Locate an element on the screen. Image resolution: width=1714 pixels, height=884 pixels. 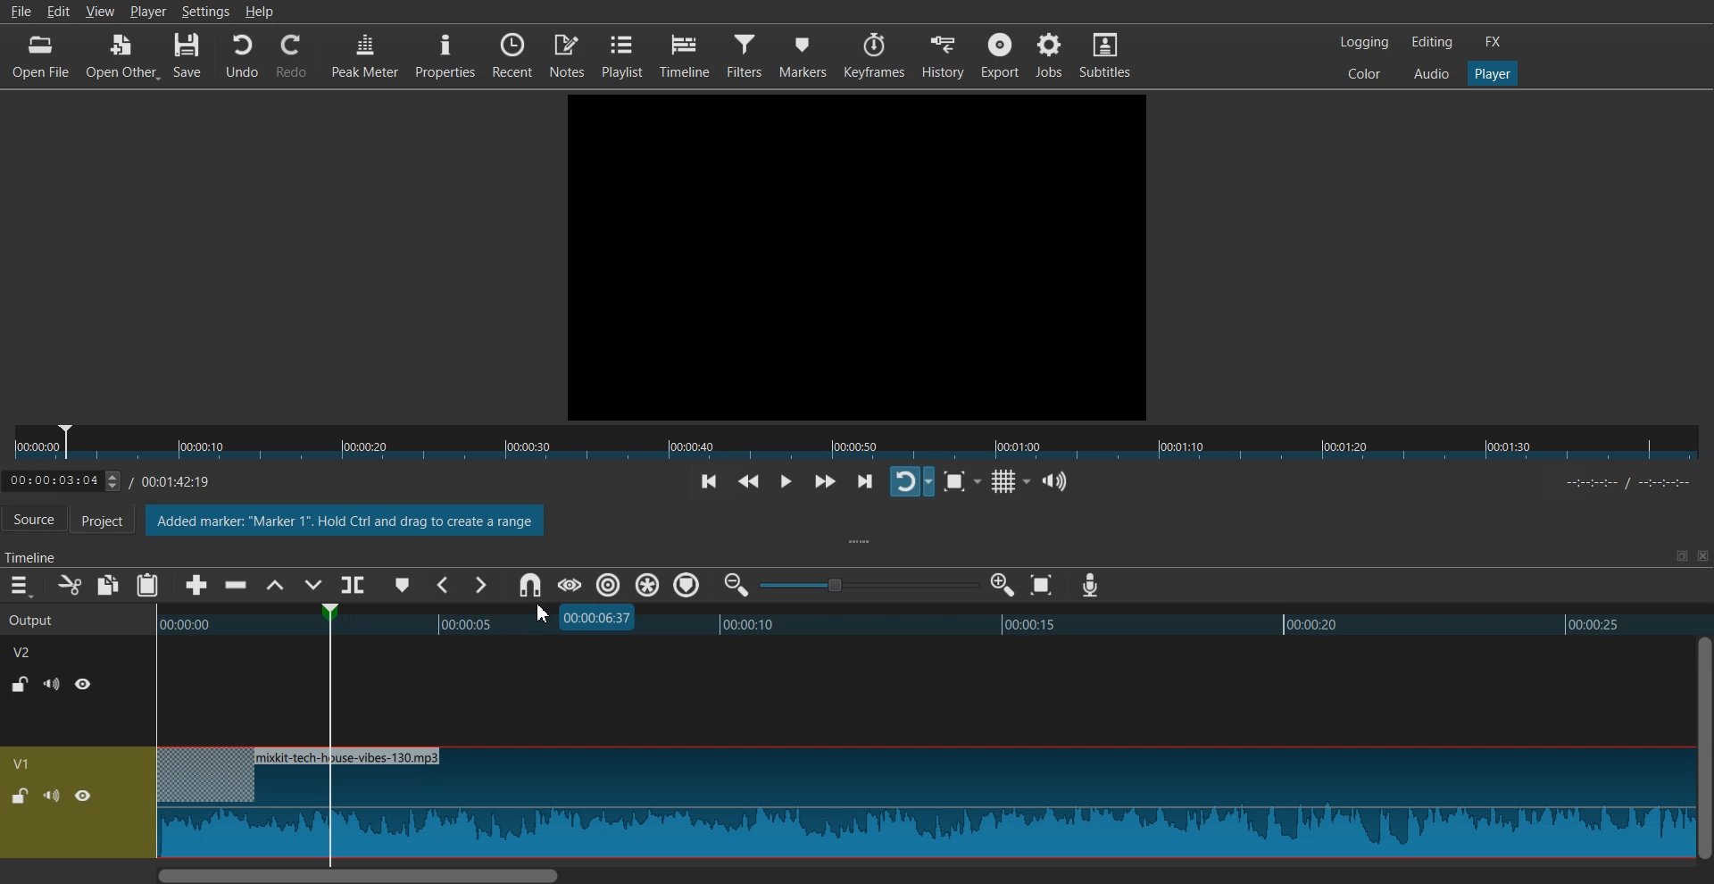
Player is located at coordinates (148, 11).